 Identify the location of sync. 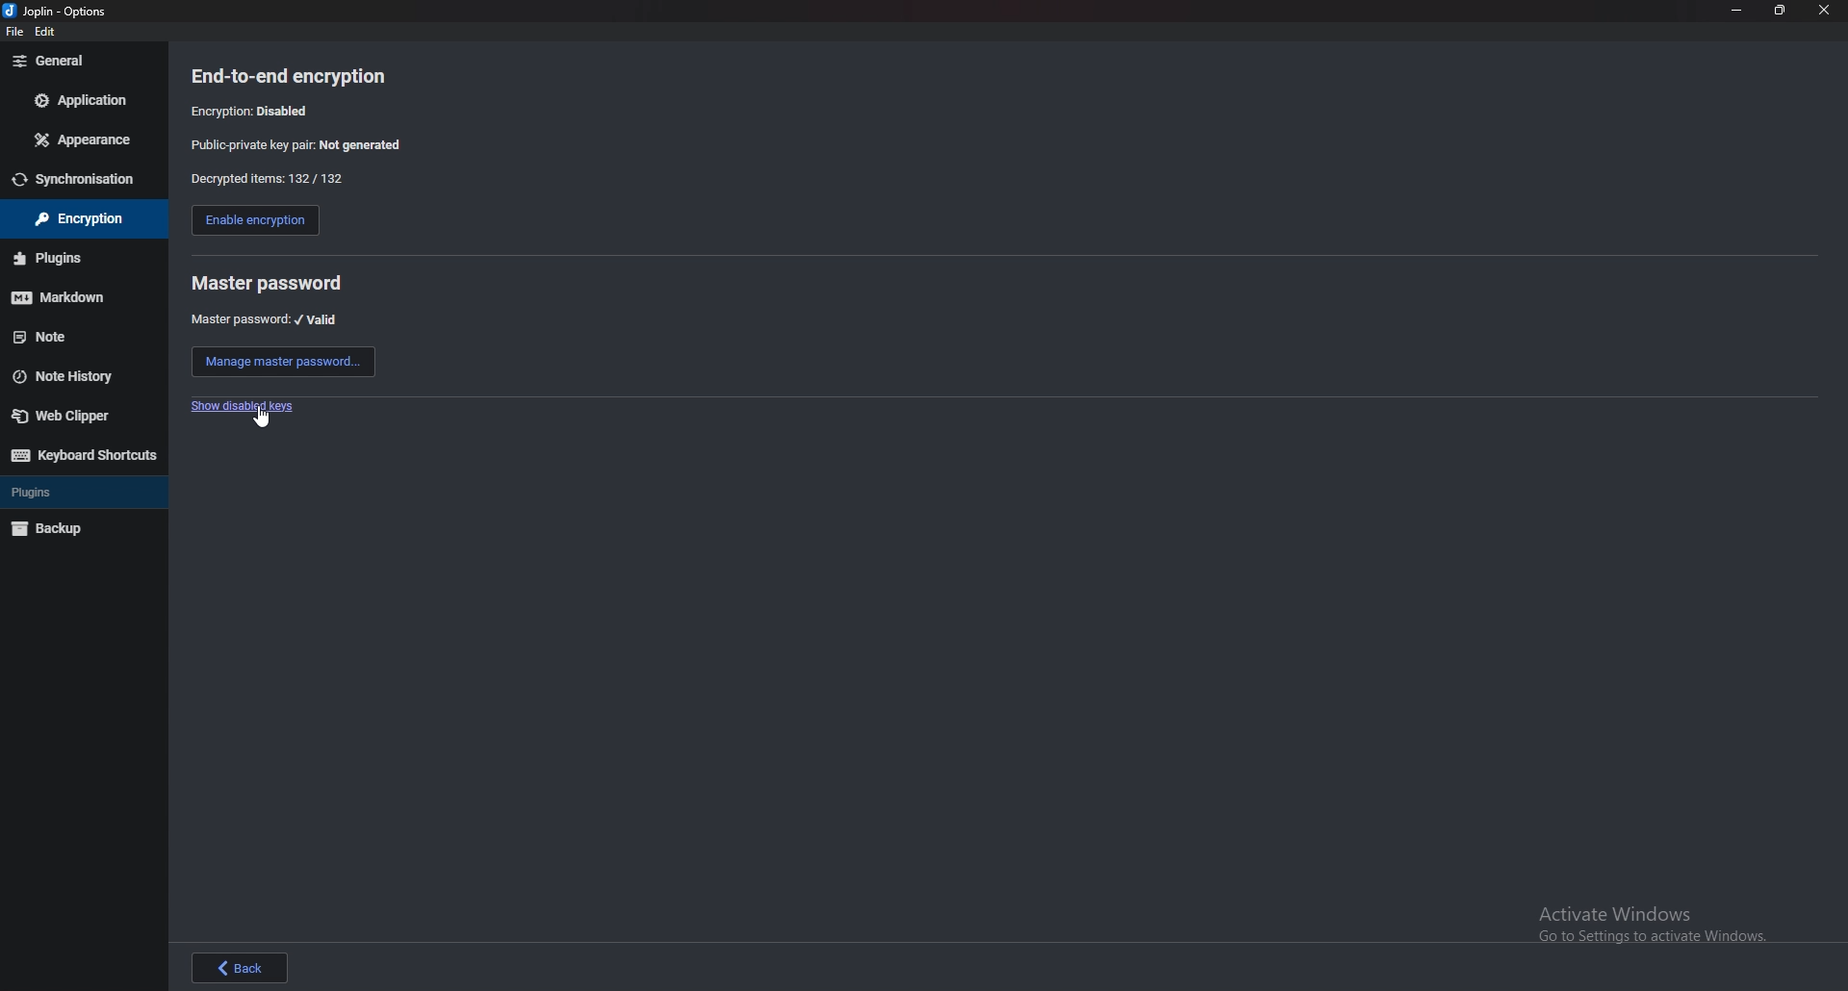
(81, 180).